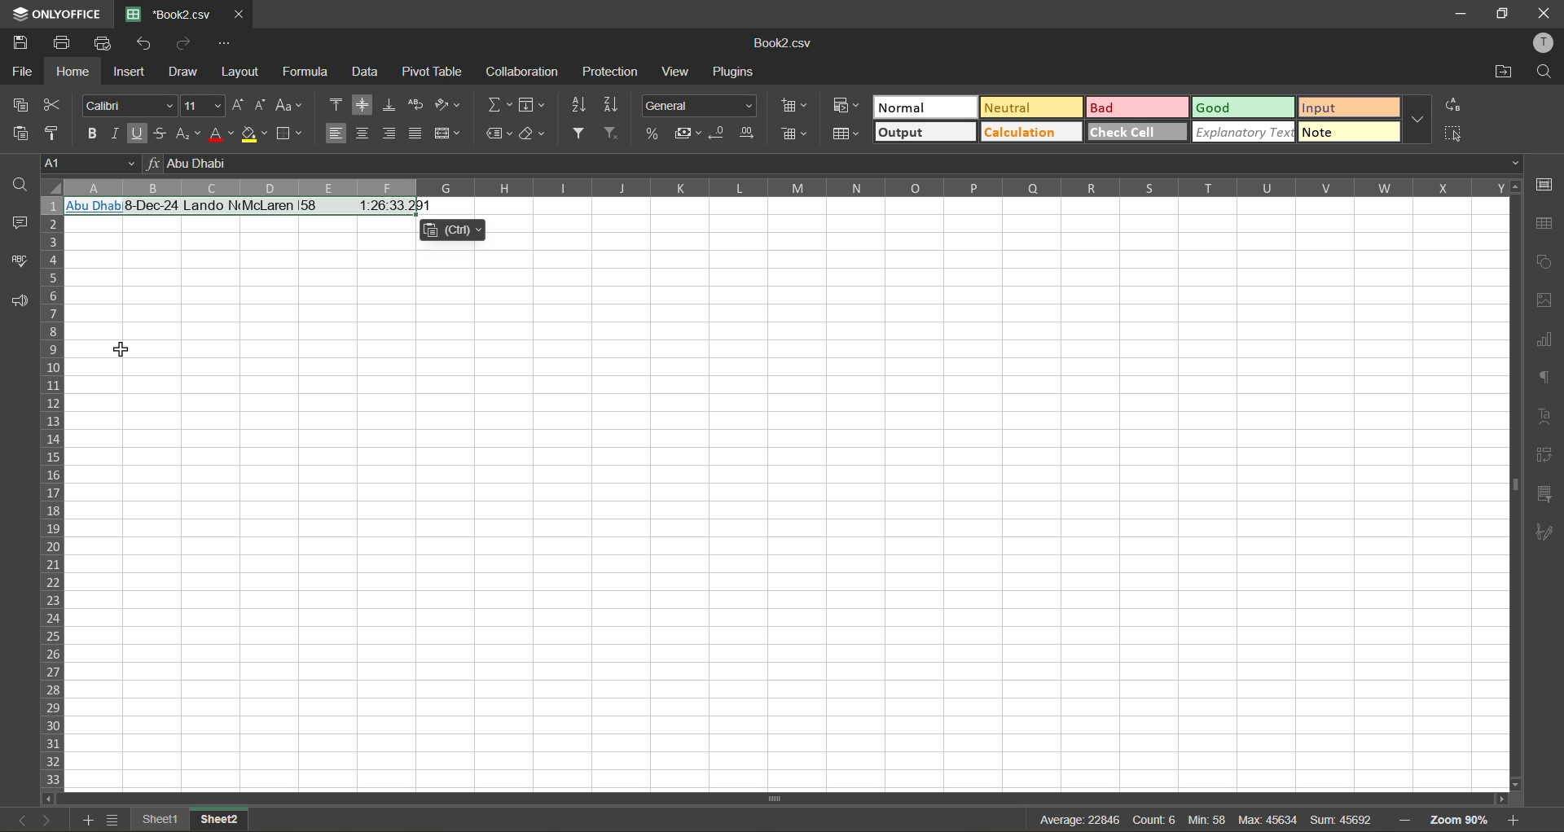 The width and height of the screenshot is (1564, 832). What do you see at coordinates (523, 72) in the screenshot?
I see `collaboration` at bounding box center [523, 72].